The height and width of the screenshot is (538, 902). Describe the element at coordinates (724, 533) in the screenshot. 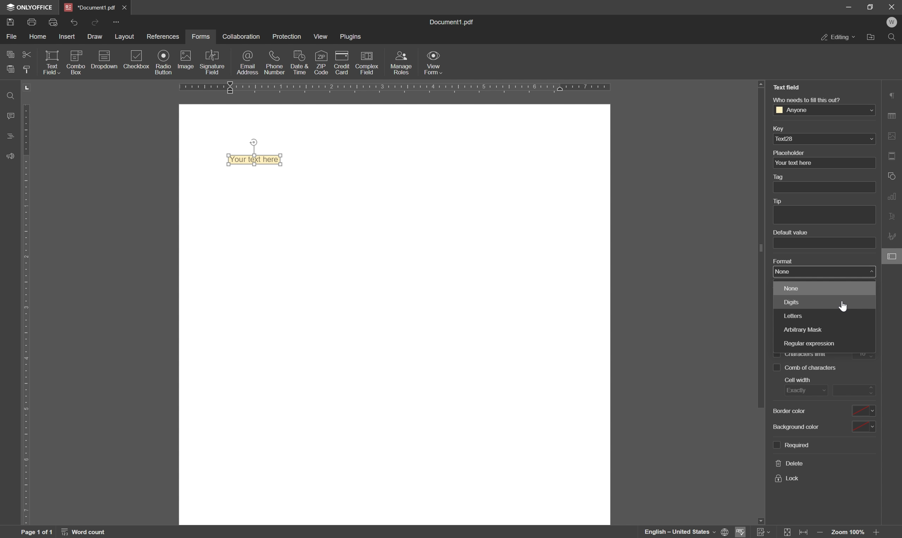

I see `set document language` at that location.